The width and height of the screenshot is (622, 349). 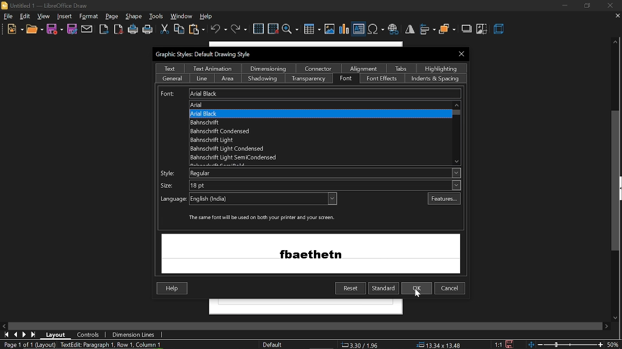 I want to click on language, so click(x=171, y=199).